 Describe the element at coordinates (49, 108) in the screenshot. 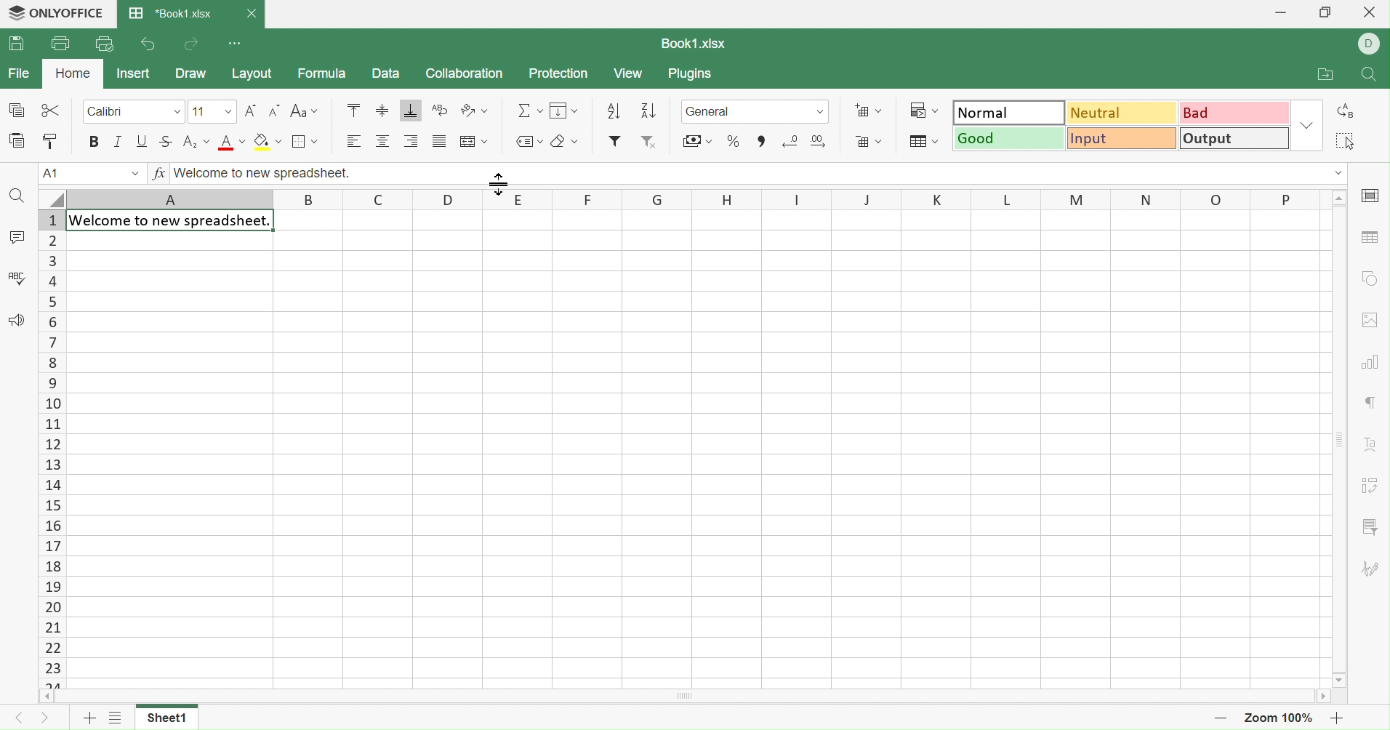

I see `Cut` at that location.